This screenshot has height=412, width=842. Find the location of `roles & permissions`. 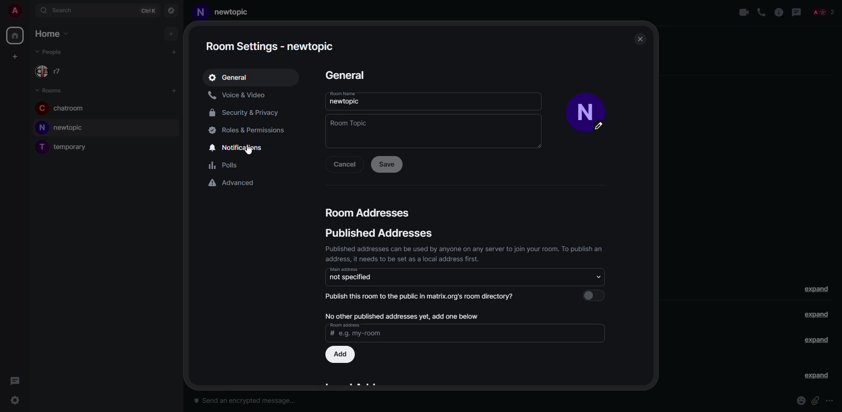

roles & permissions is located at coordinates (250, 129).